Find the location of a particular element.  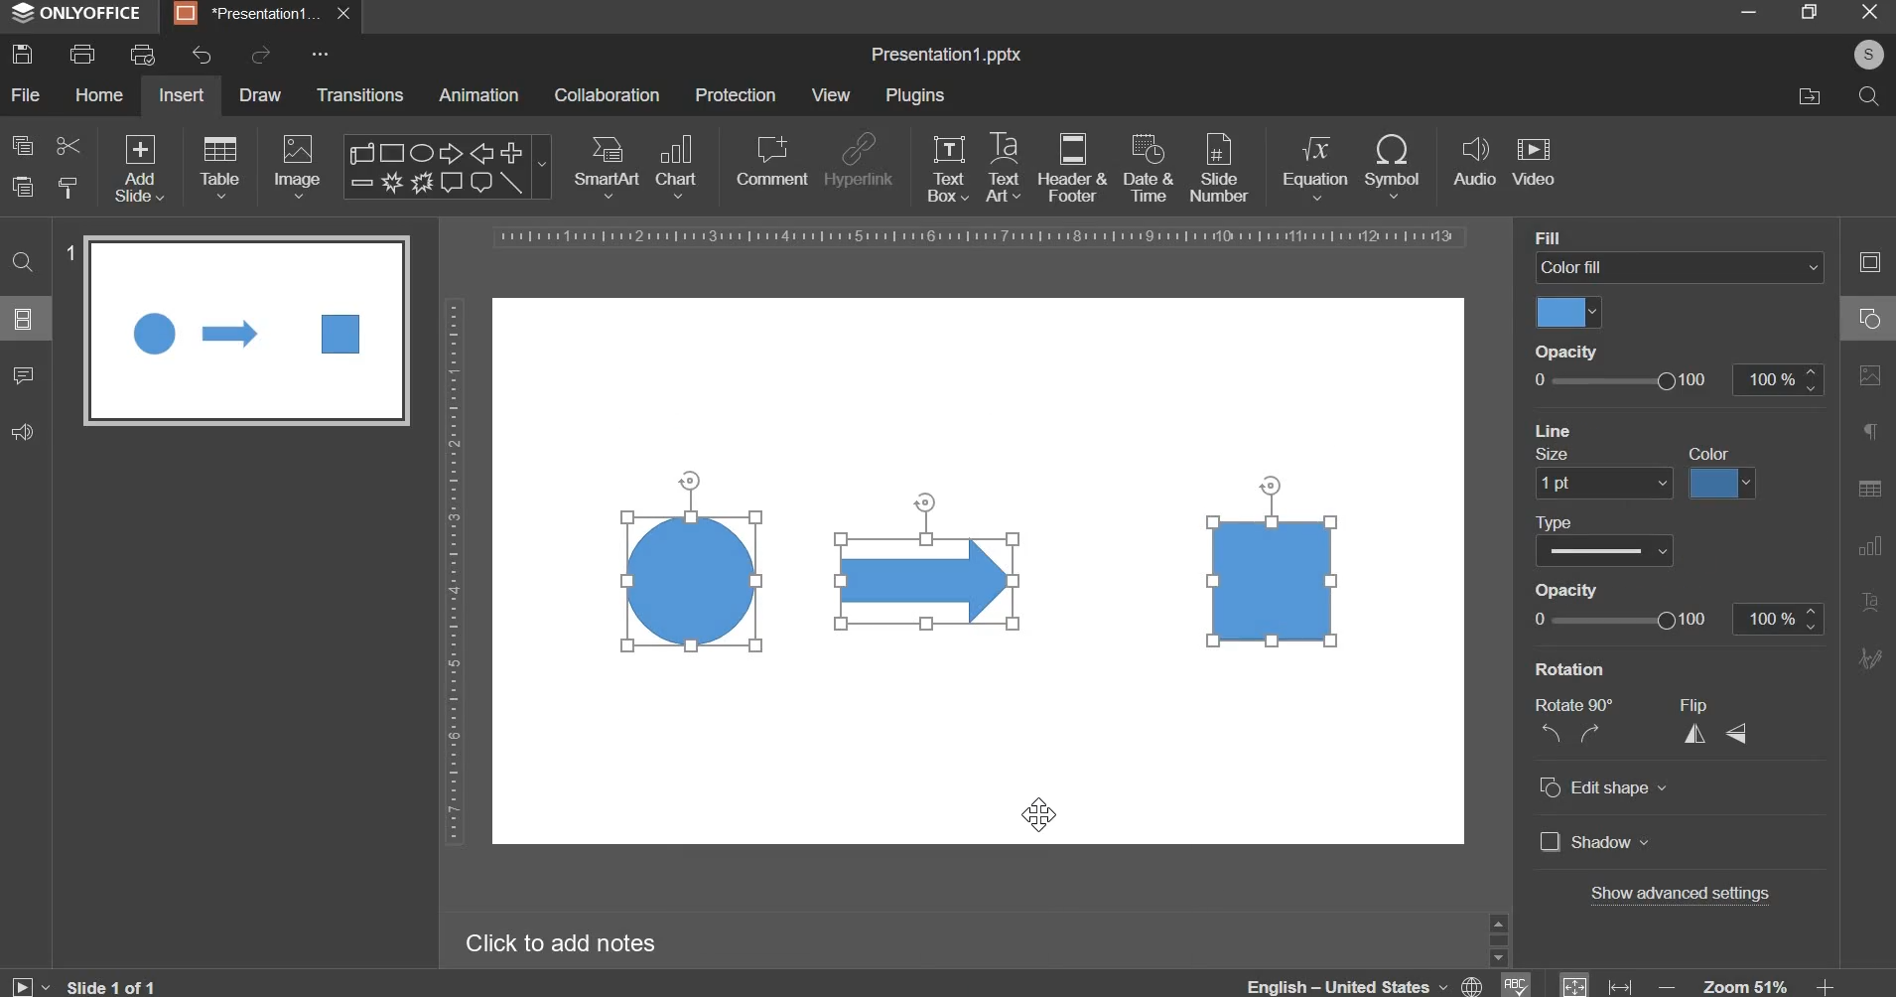

close is located at coordinates (347, 16).